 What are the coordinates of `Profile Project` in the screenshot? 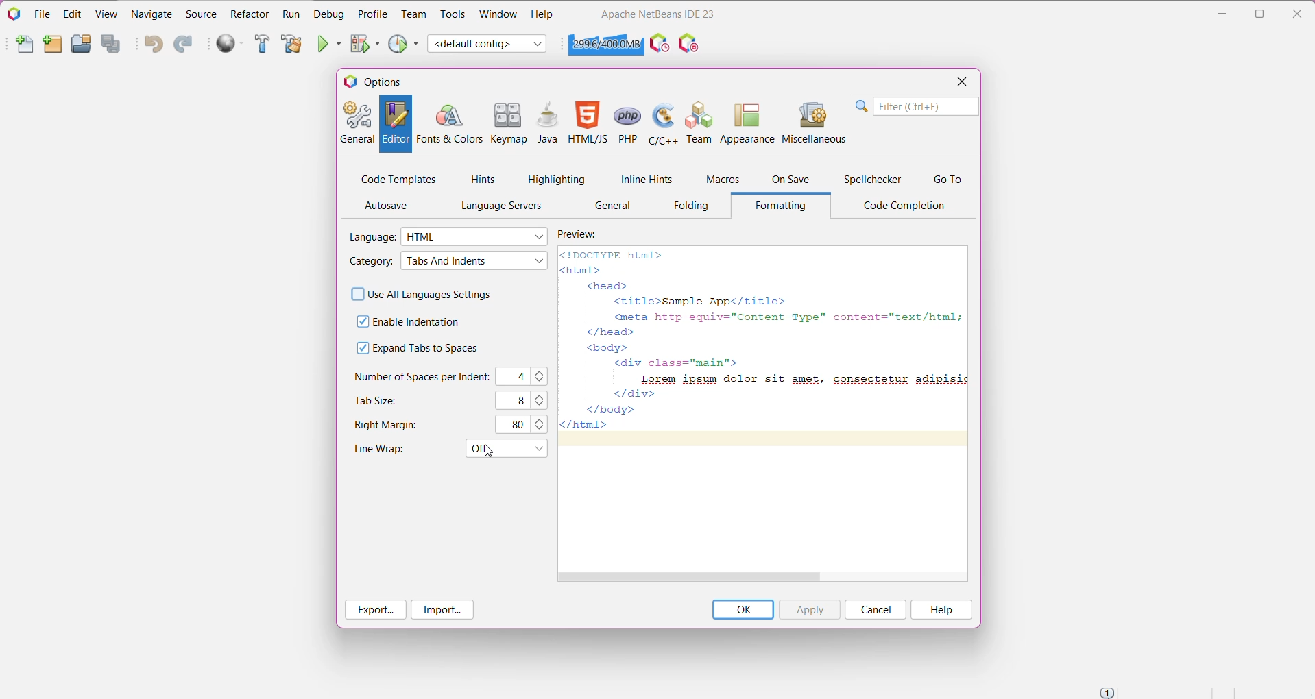 It's located at (404, 43).